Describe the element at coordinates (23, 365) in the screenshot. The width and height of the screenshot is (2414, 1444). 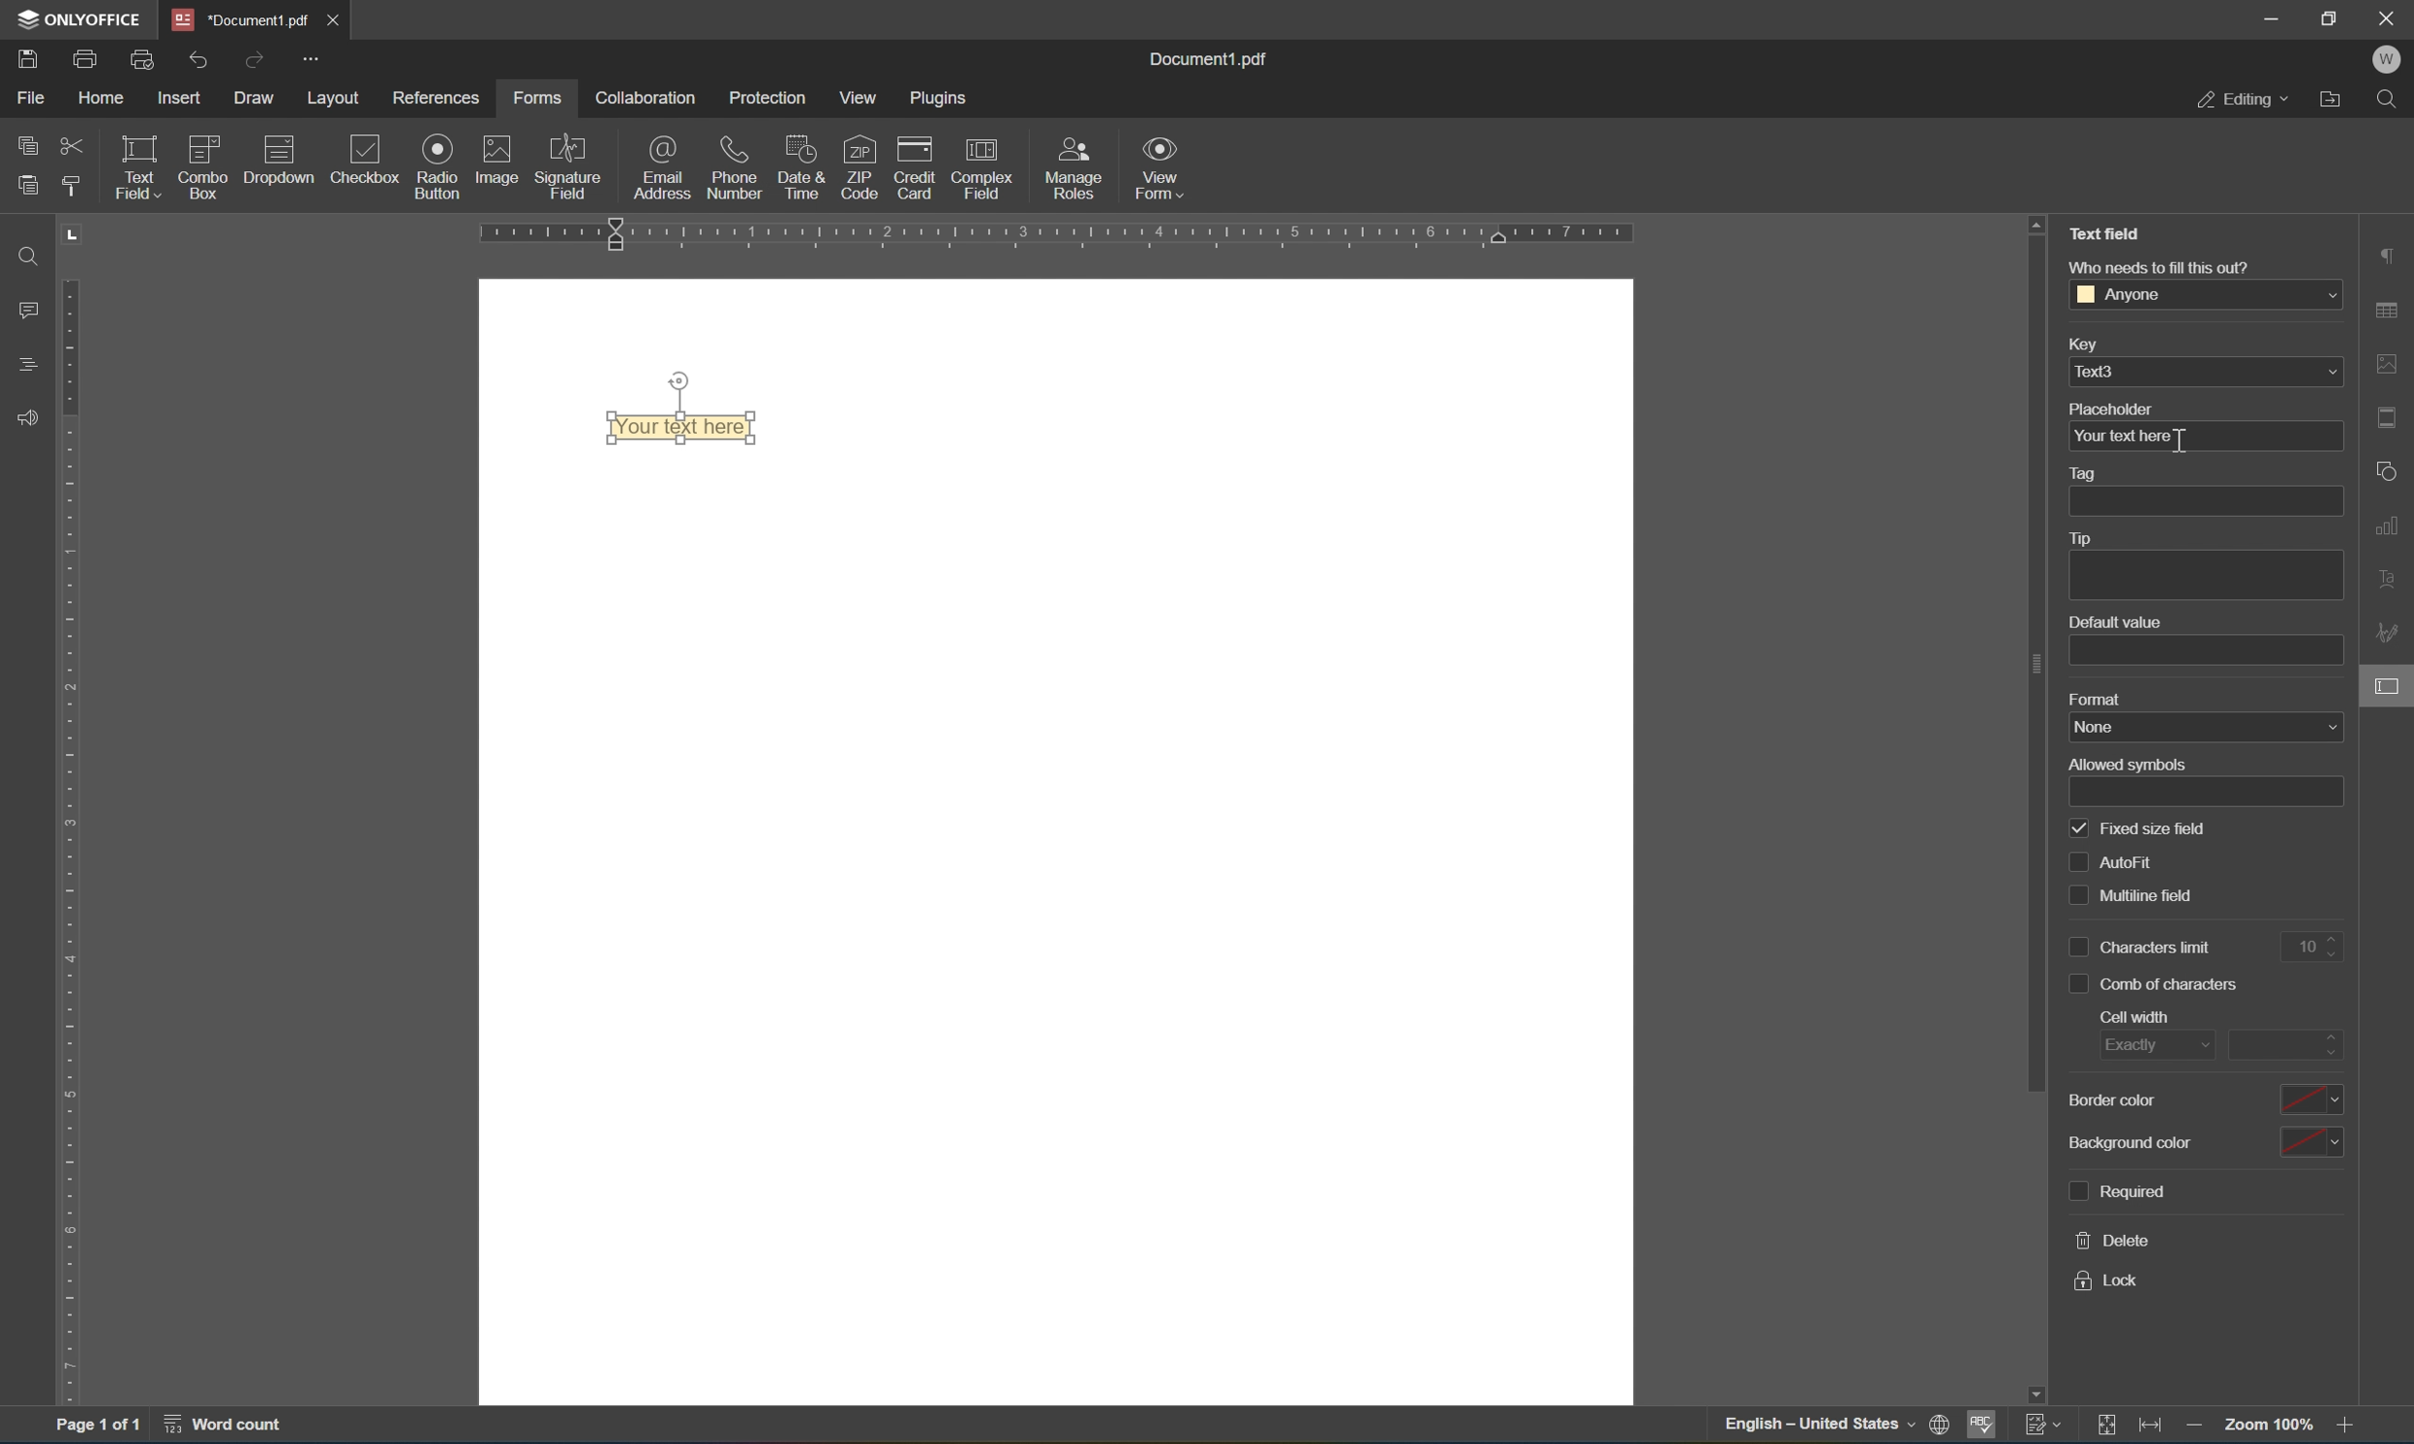
I see `headings` at that location.